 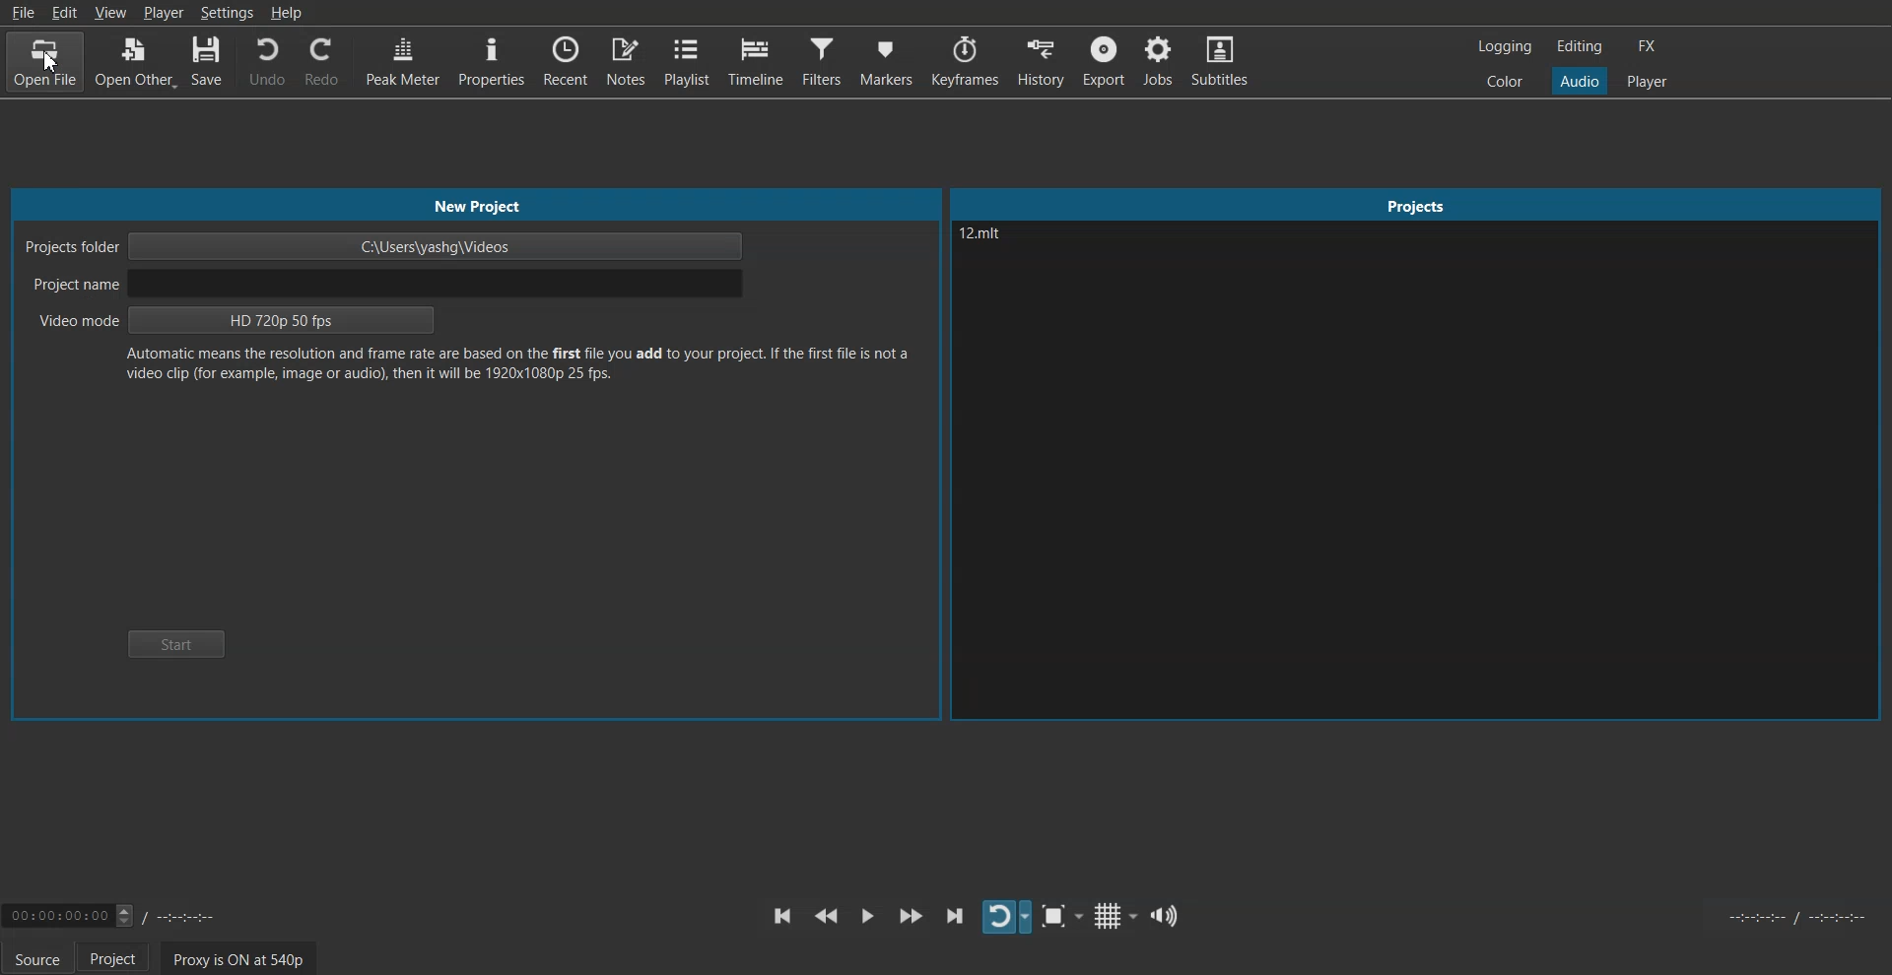 What do you see at coordinates (1044, 60) in the screenshot?
I see `History` at bounding box center [1044, 60].